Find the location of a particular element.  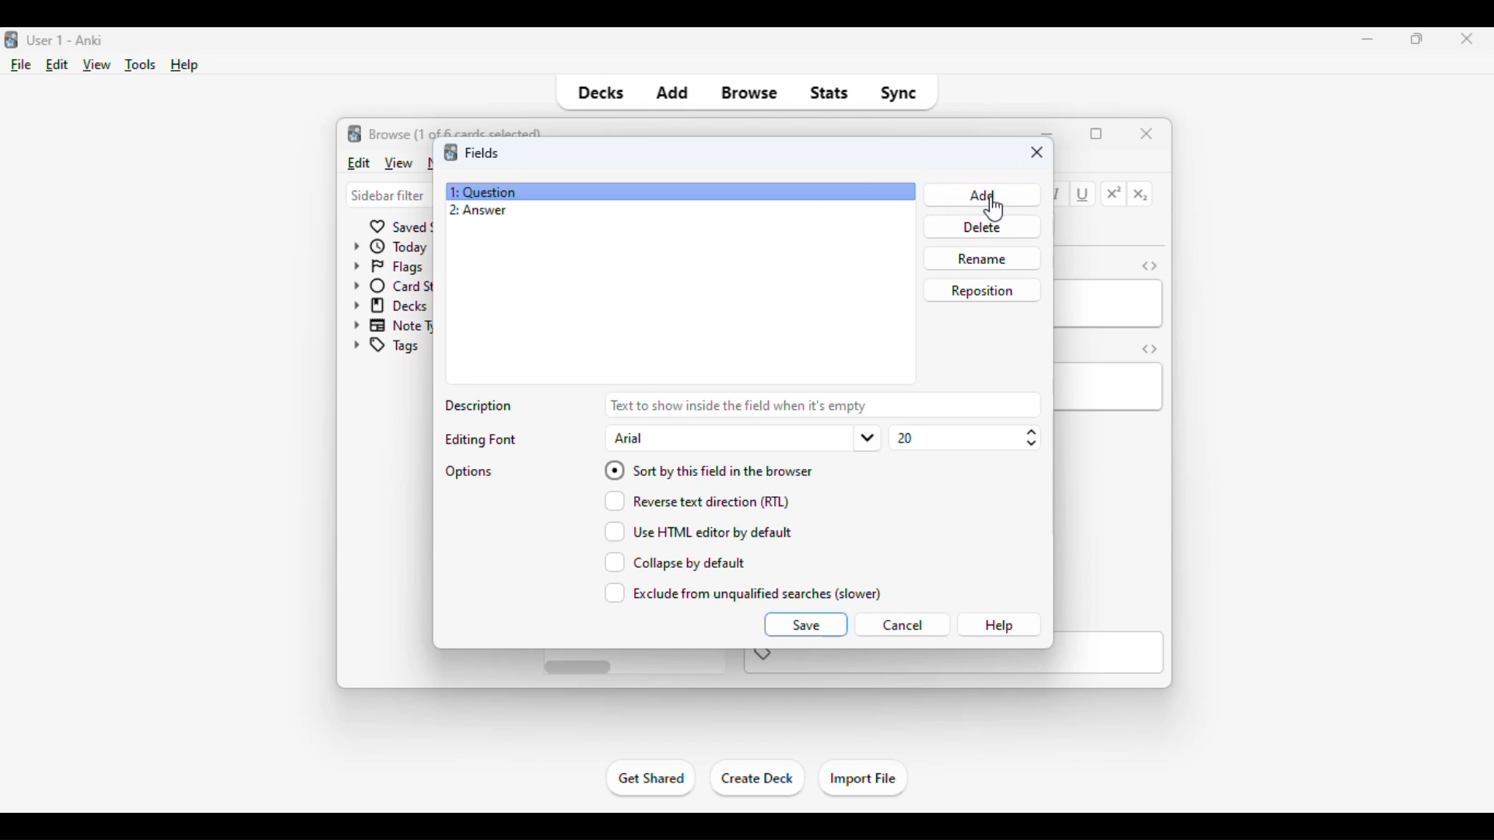

superscript is located at coordinates (1114, 194).